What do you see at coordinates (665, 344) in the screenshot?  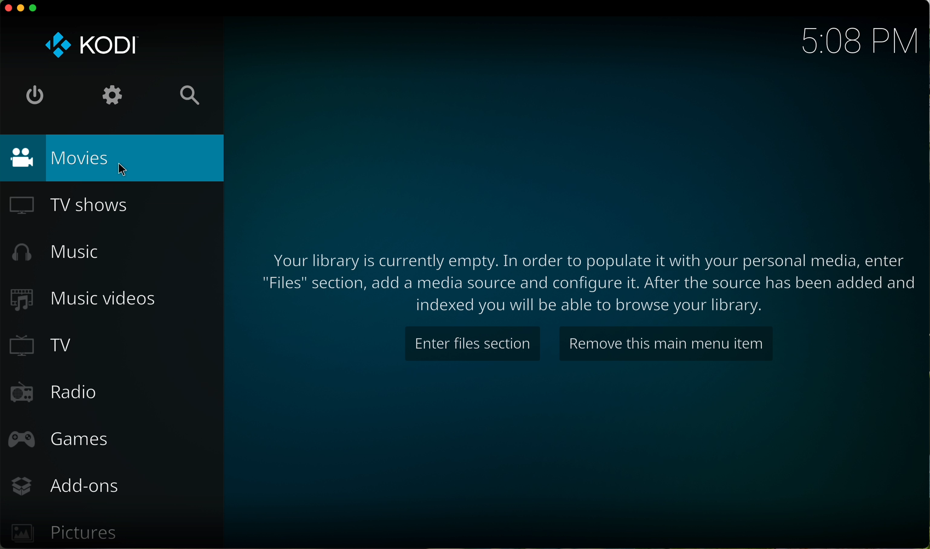 I see `remove this main menu item` at bounding box center [665, 344].